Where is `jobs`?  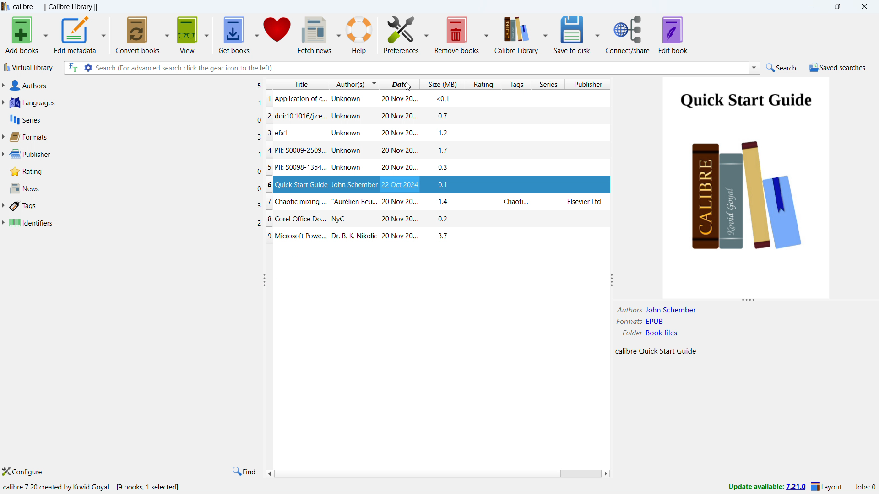 jobs is located at coordinates (866, 487).